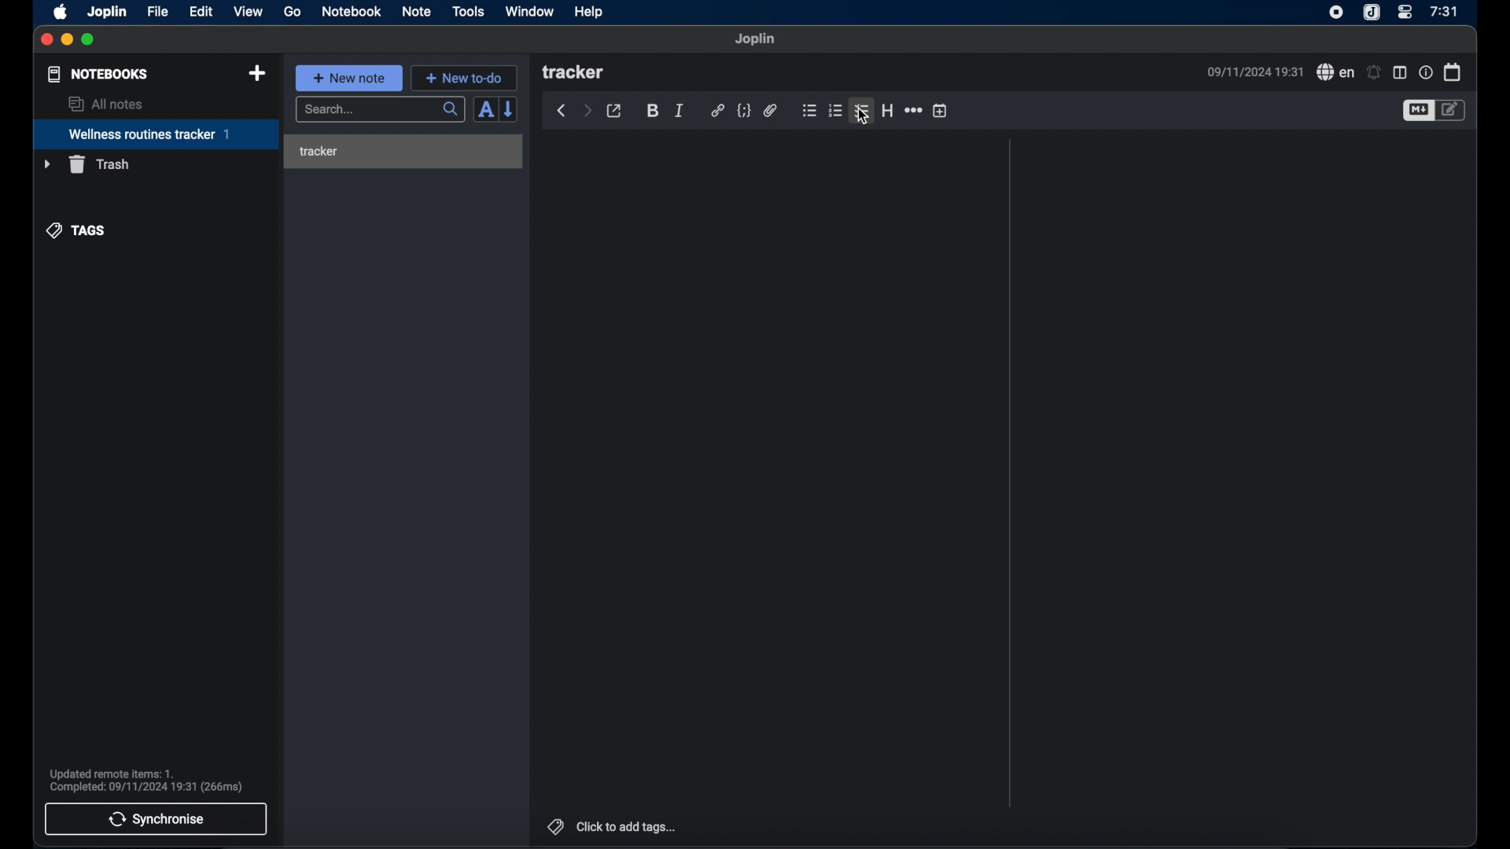  Describe the element at coordinates (408, 150) in the screenshot. I see `tracker` at that location.